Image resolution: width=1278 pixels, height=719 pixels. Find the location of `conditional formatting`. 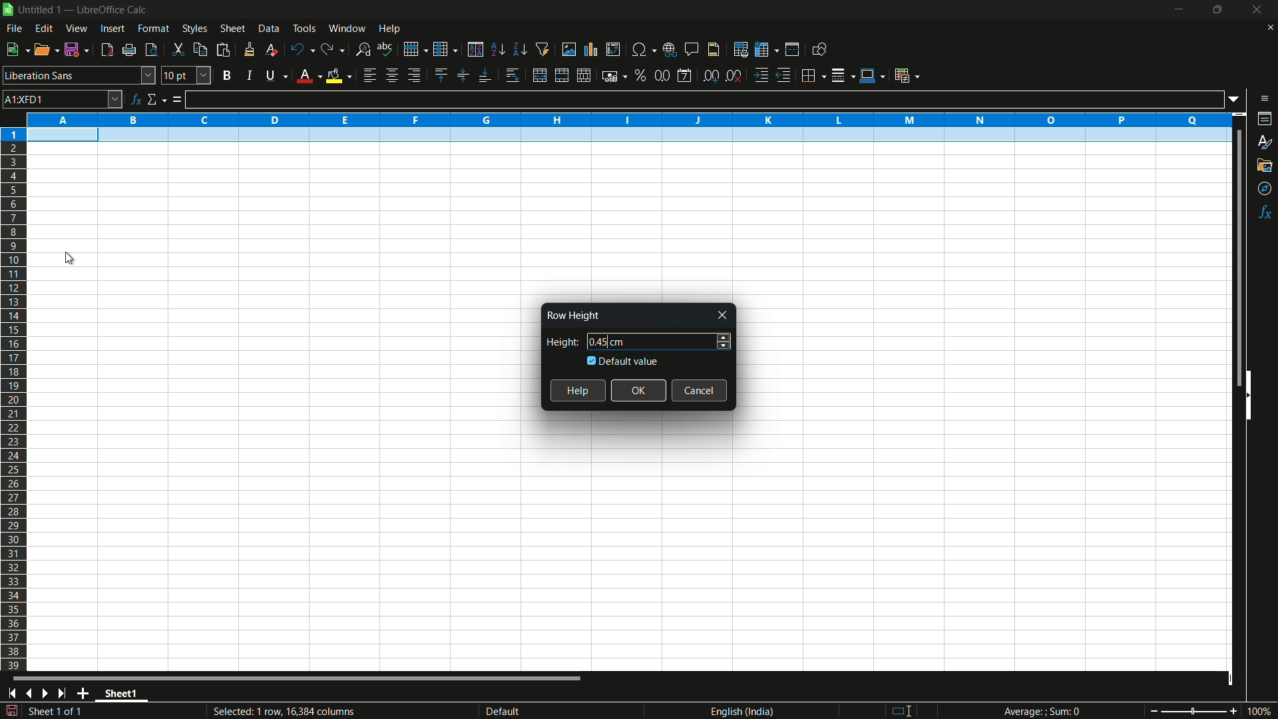

conditional formatting is located at coordinates (906, 75).